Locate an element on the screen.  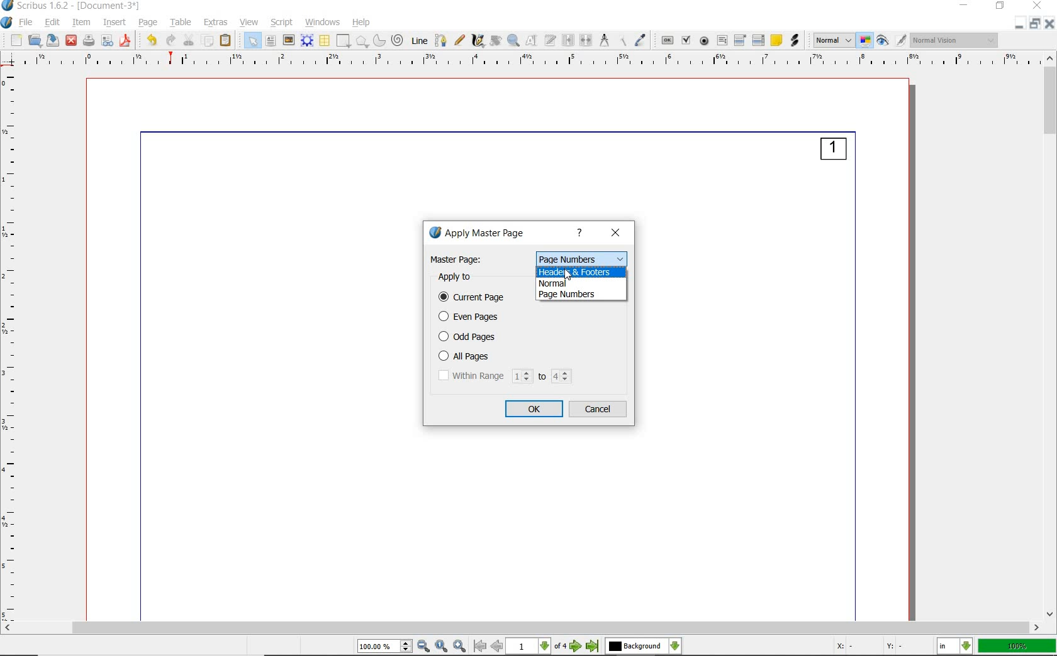
zoom in or zoom out is located at coordinates (513, 40).